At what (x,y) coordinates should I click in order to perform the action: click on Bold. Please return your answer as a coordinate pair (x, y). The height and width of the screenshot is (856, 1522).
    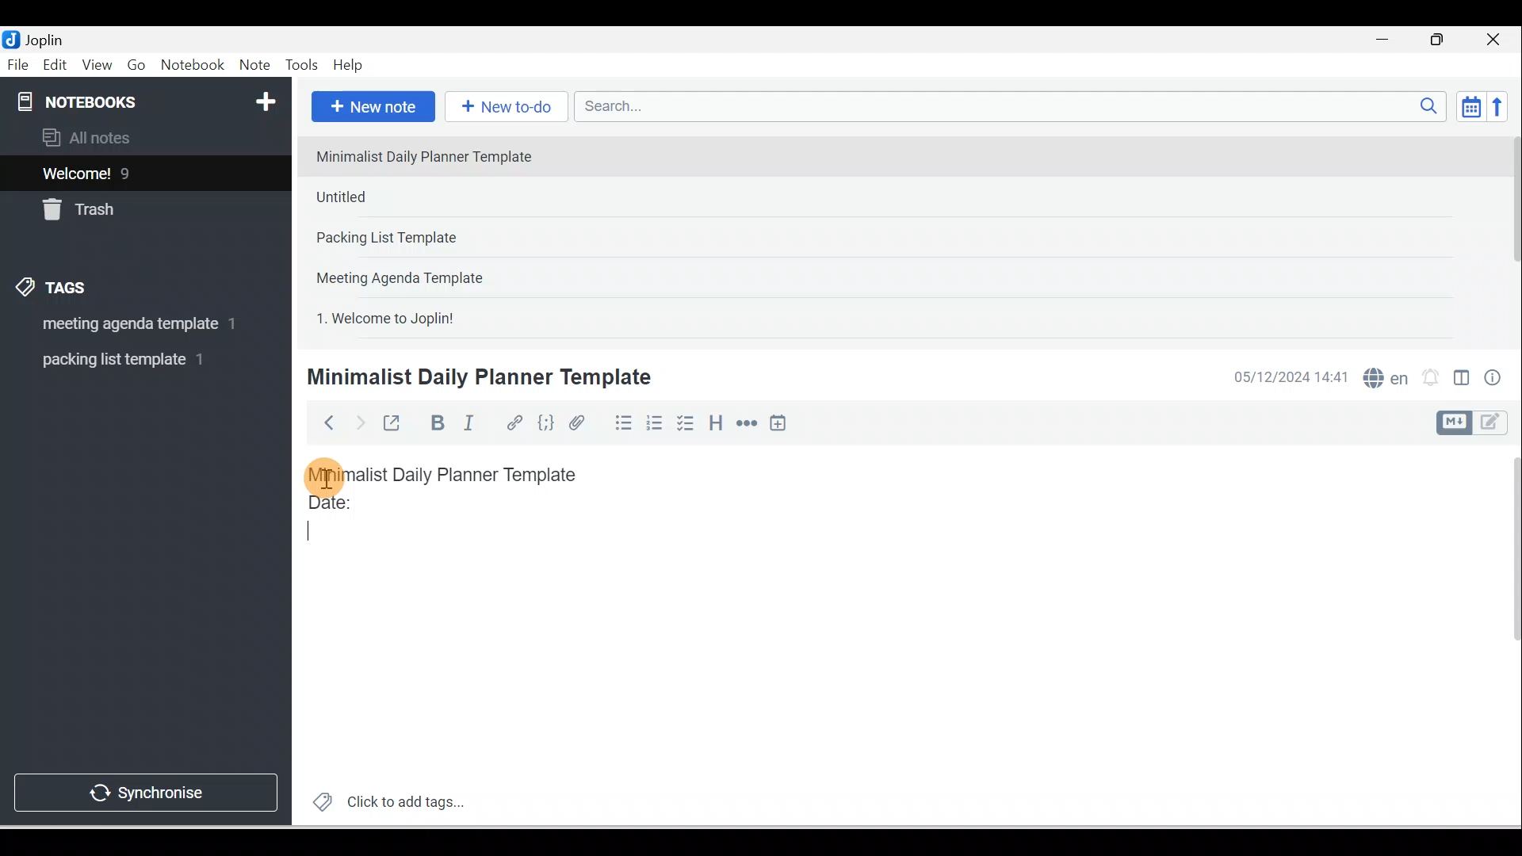
    Looking at the image, I should click on (435, 423).